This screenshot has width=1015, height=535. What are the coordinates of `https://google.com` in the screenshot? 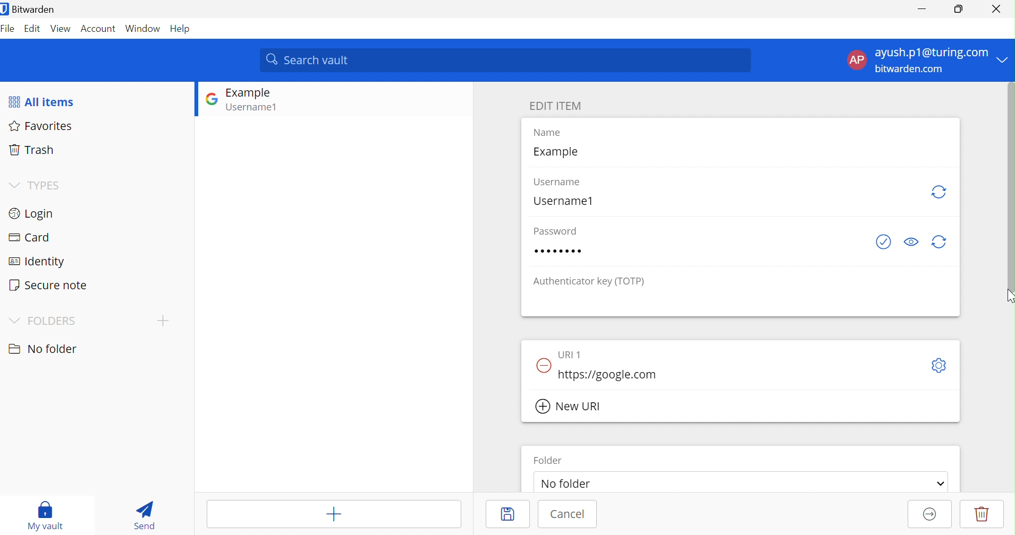 It's located at (609, 376).